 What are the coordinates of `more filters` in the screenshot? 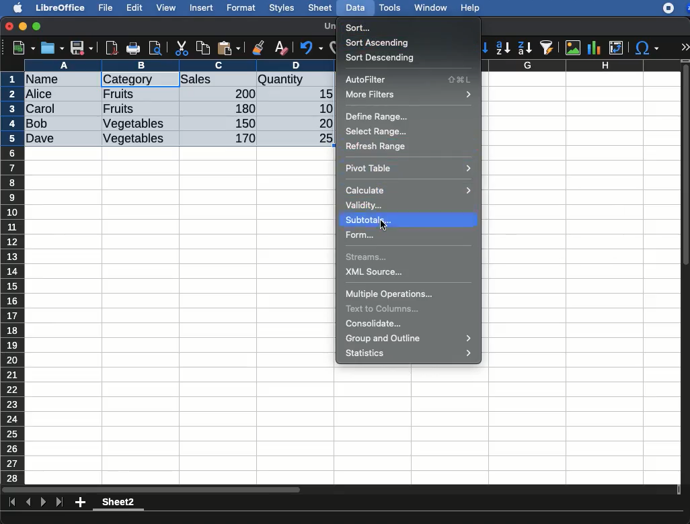 It's located at (408, 95).